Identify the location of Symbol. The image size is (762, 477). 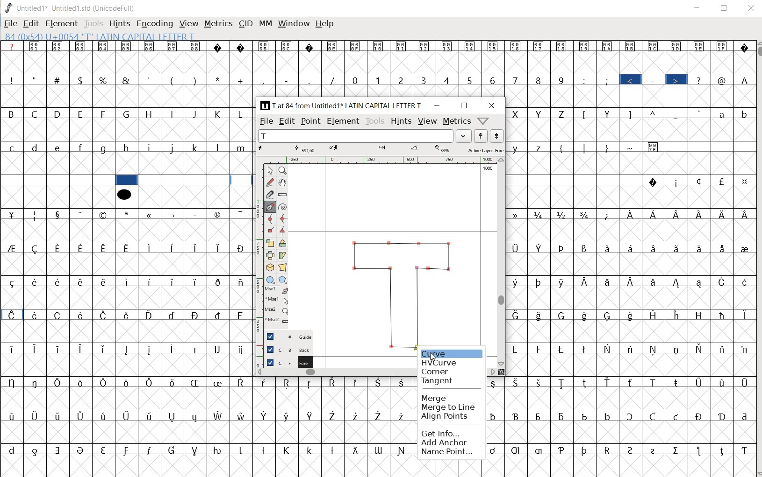
(11, 282).